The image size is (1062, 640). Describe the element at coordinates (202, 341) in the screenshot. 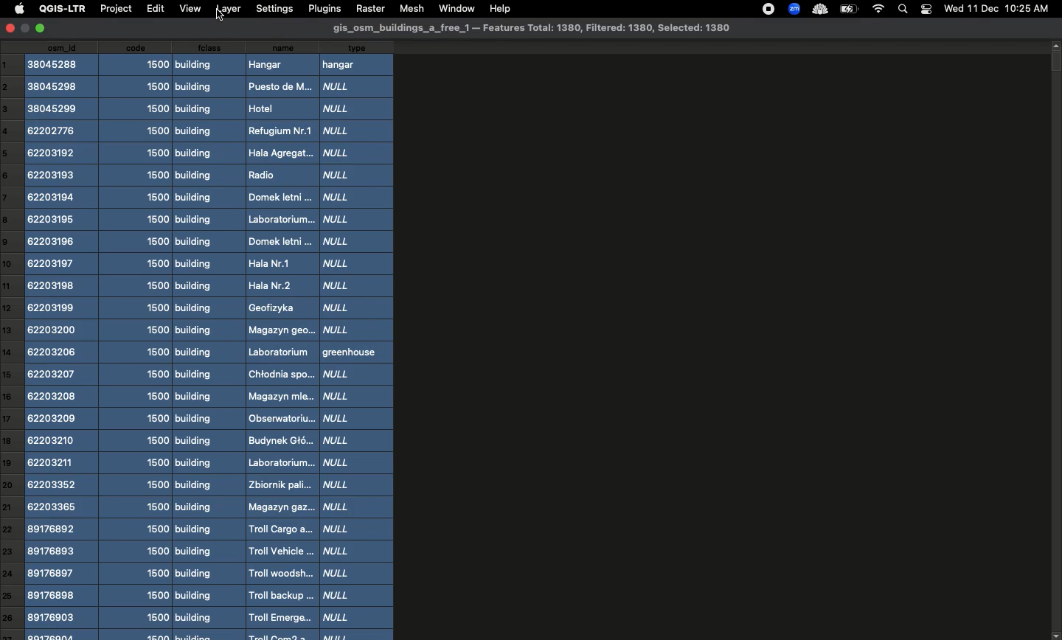

I see `class` at that location.